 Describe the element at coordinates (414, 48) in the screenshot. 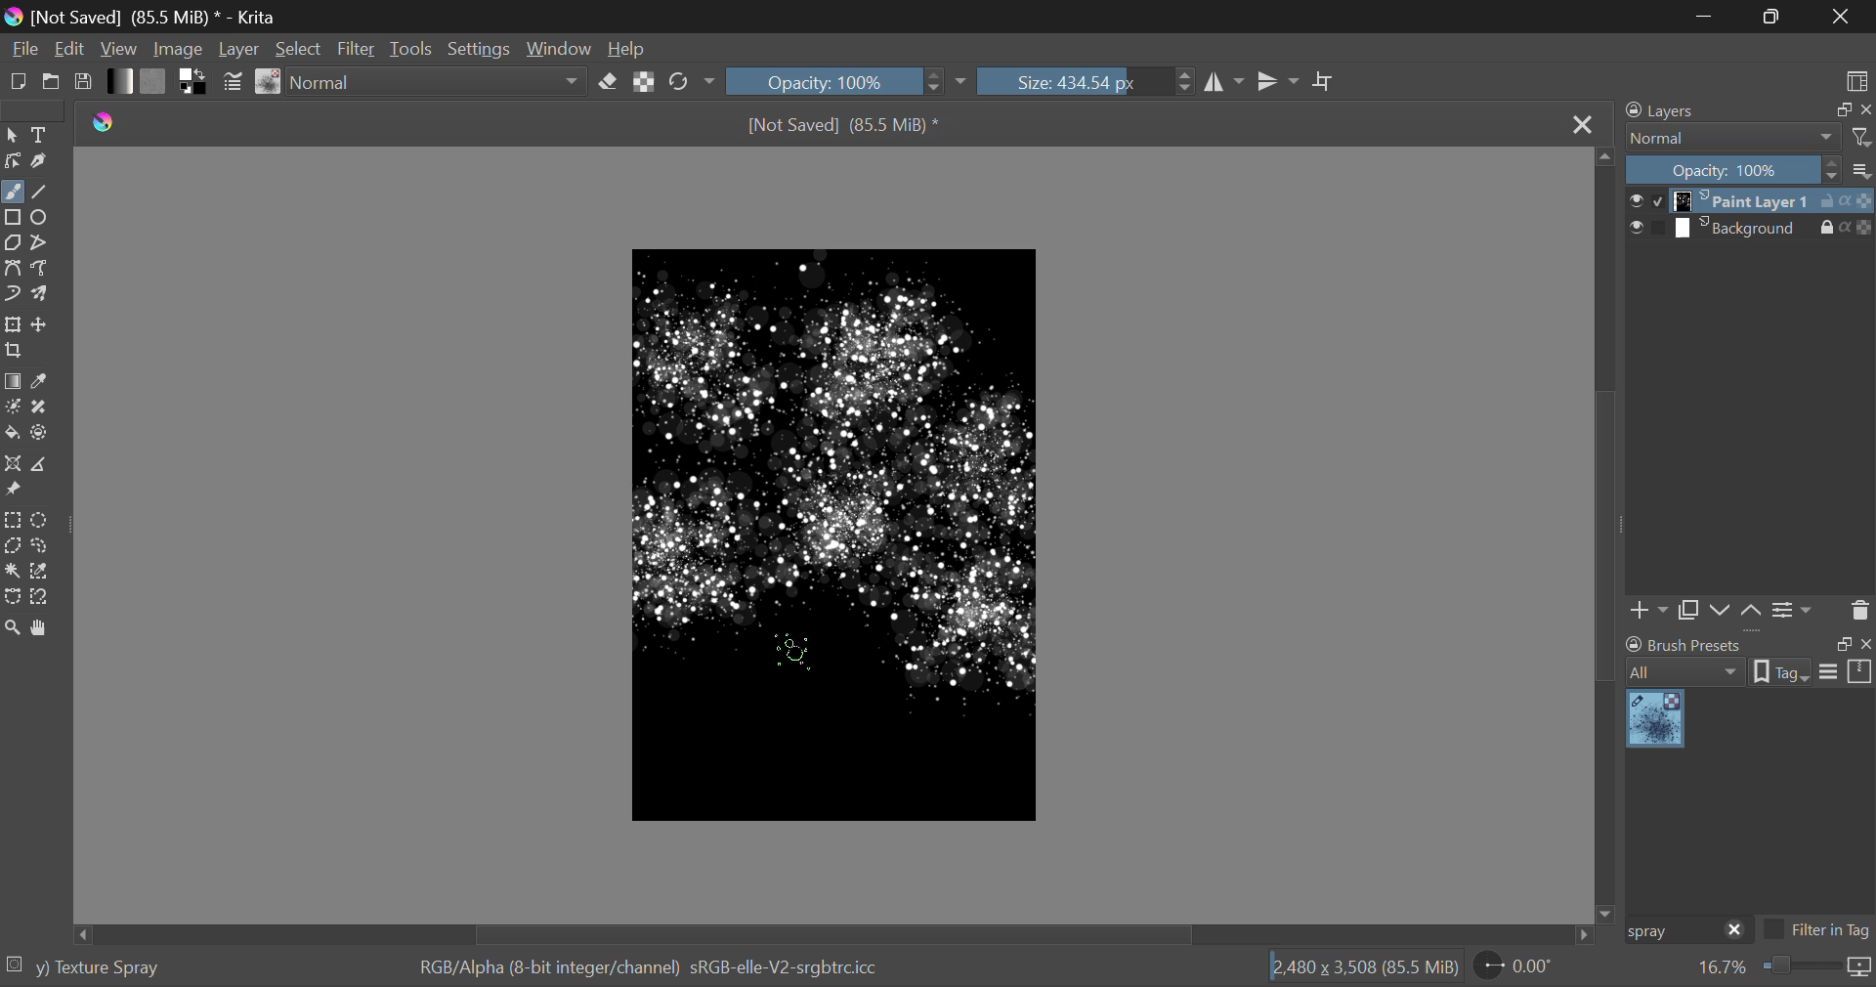

I see `Tools` at that location.